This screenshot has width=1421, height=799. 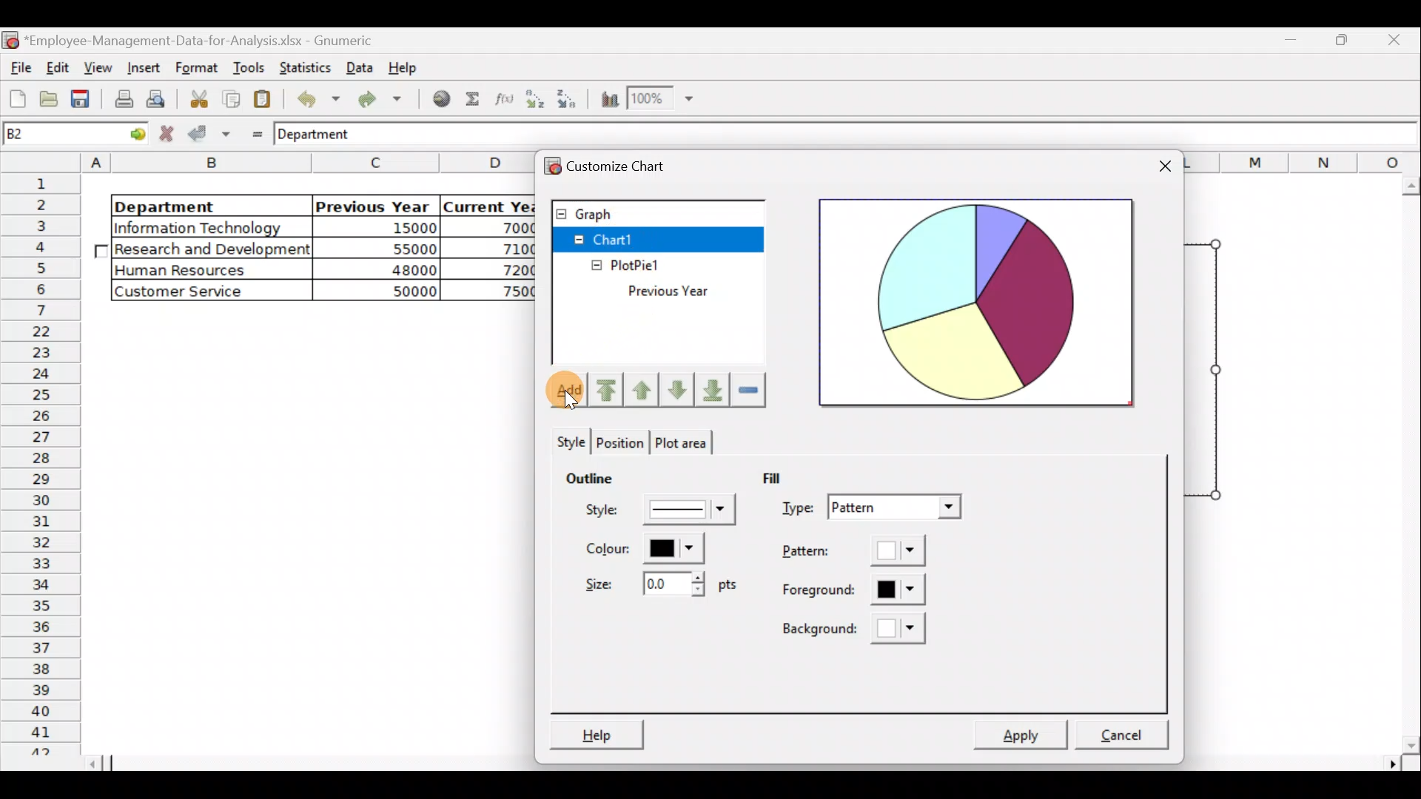 What do you see at coordinates (689, 442) in the screenshot?
I see `Plot area` at bounding box center [689, 442].